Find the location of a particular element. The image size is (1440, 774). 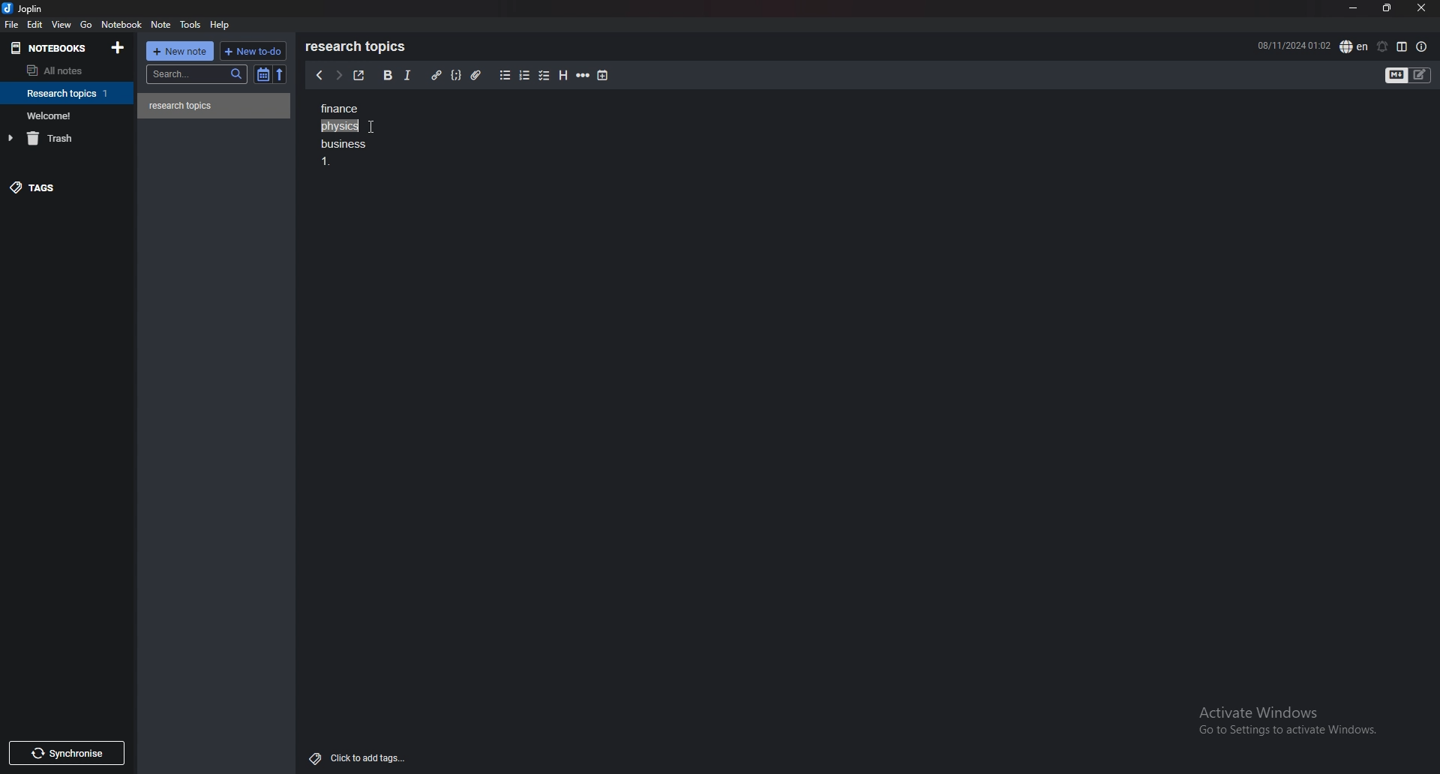

hyperlink is located at coordinates (436, 76).